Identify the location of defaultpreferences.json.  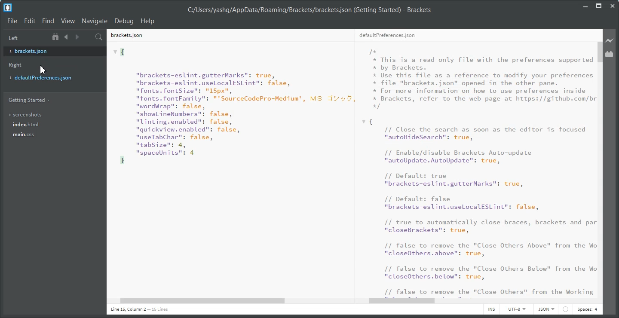
(53, 78).